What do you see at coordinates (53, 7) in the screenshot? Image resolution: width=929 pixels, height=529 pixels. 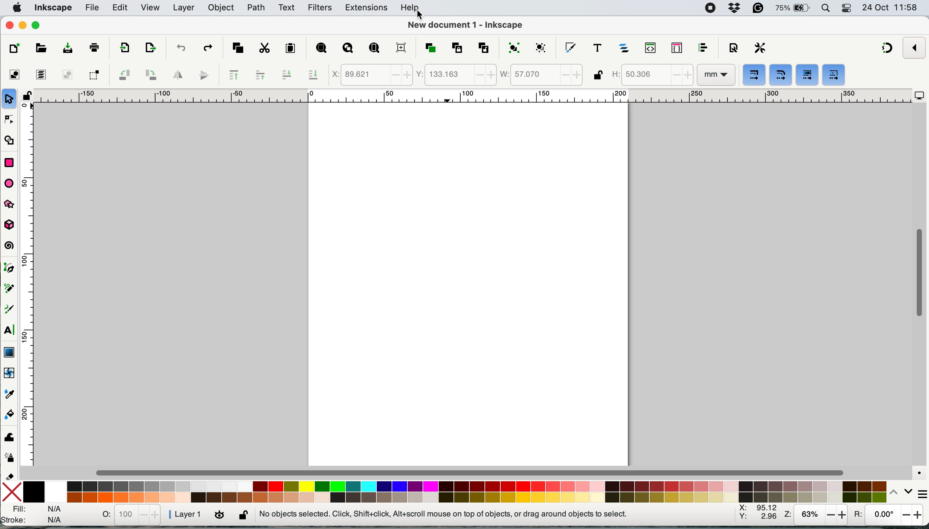 I see `inkscape` at bounding box center [53, 7].